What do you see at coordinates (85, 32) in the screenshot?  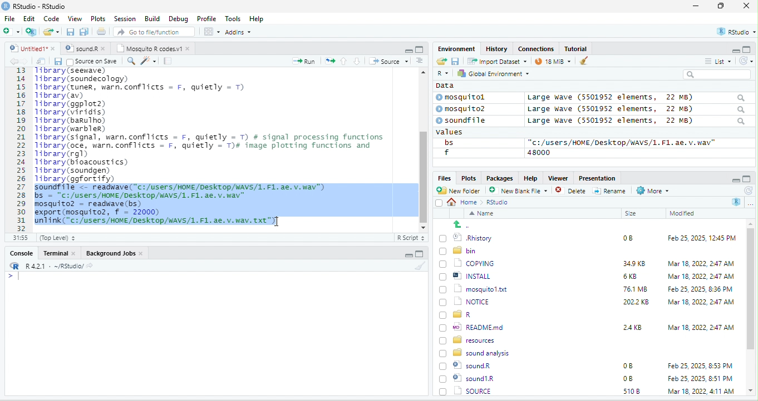 I see `save as` at bounding box center [85, 32].